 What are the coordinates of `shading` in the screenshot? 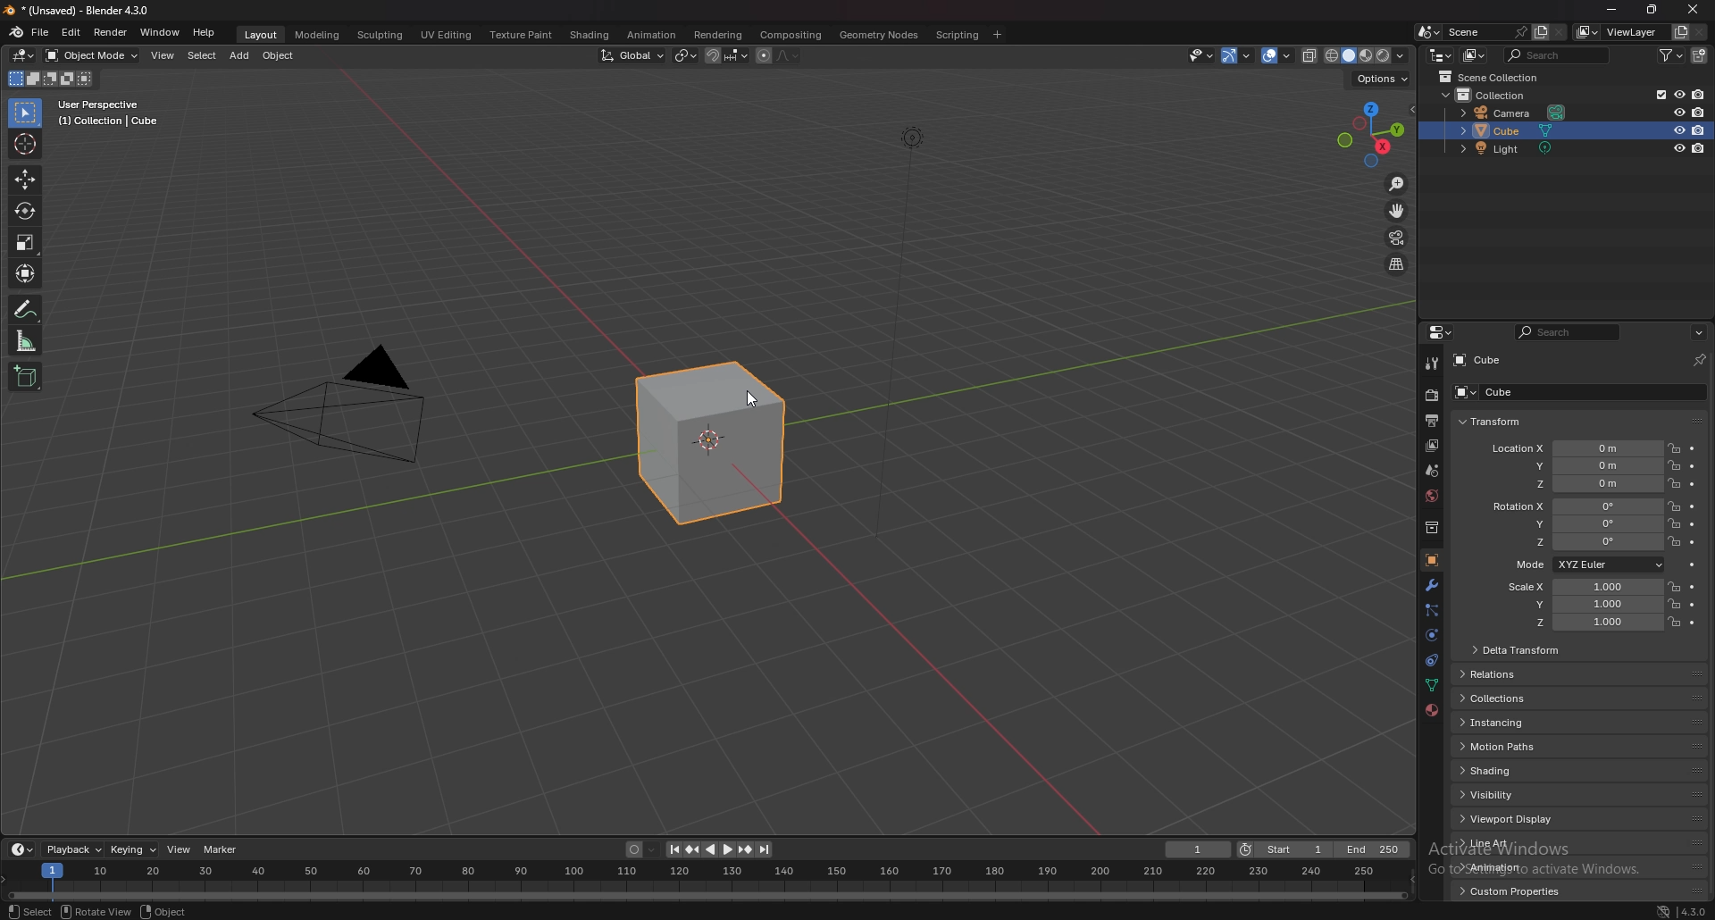 It's located at (1501, 771).